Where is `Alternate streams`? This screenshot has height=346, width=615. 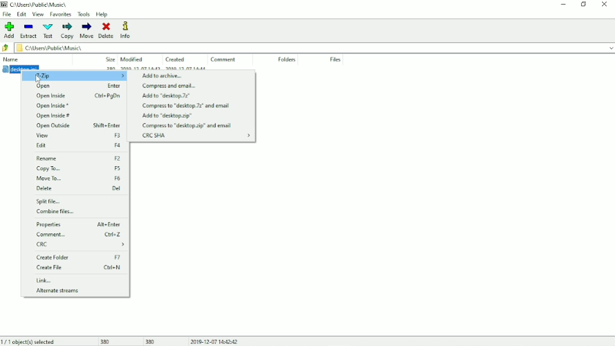
Alternate streams is located at coordinates (57, 290).